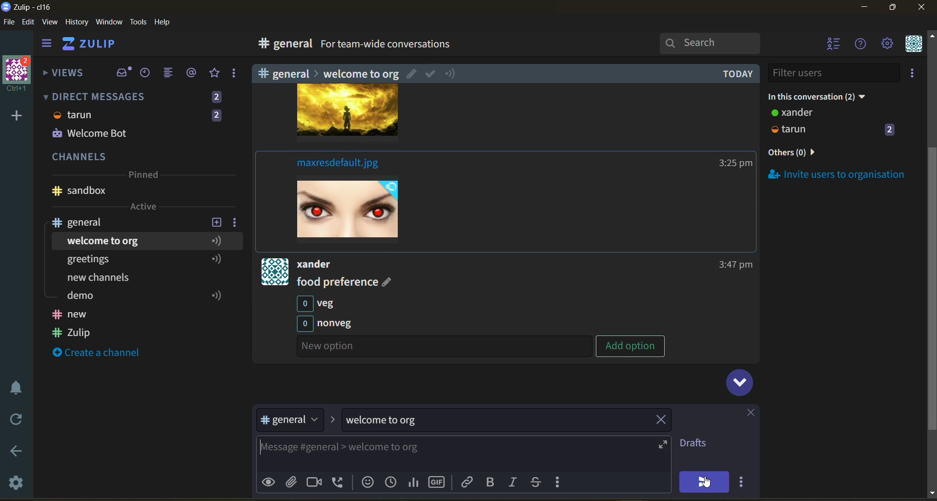 Image resolution: width=937 pixels, height=501 pixels. Describe the element at coordinates (143, 176) in the screenshot. I see `pinned` at that location.